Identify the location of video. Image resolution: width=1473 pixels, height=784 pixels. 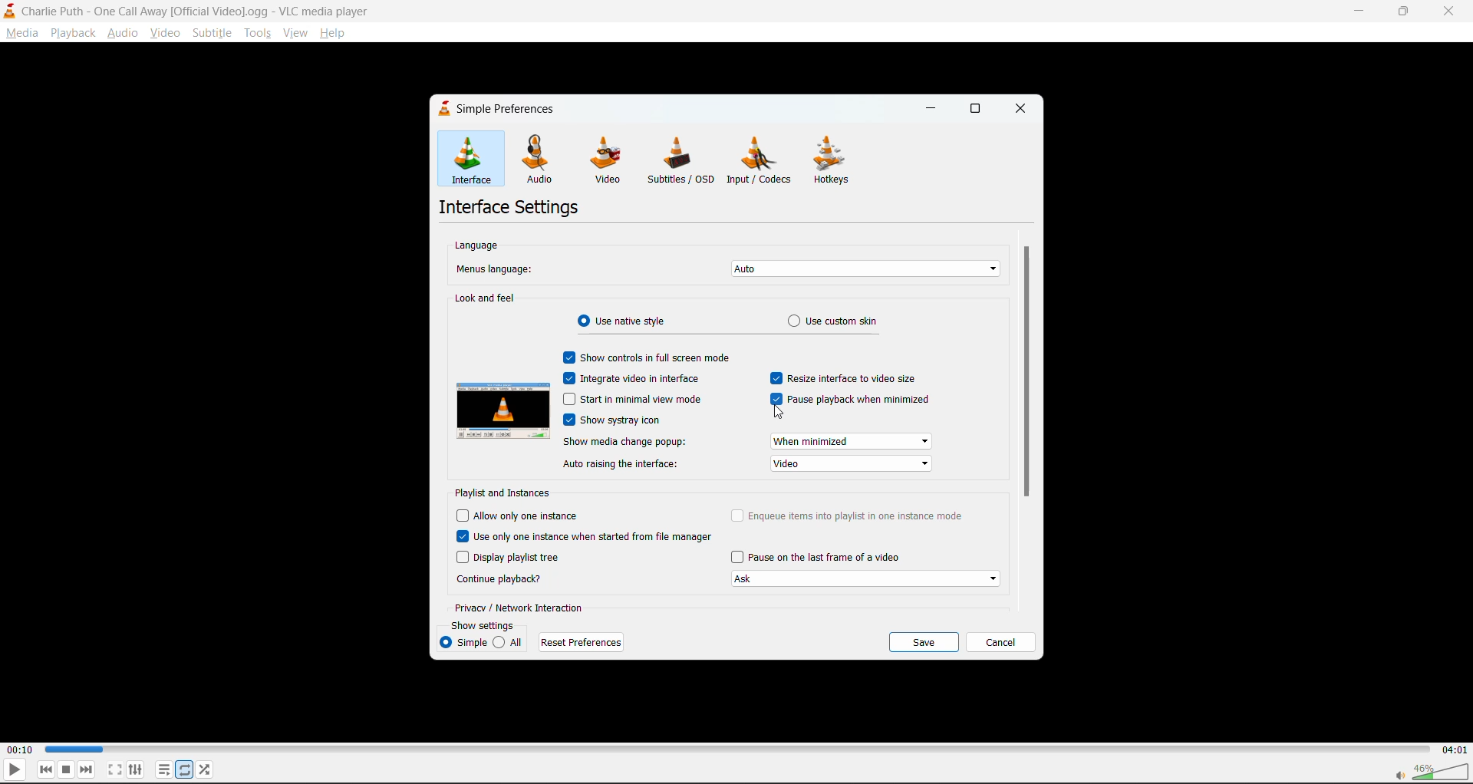
(848, 462).